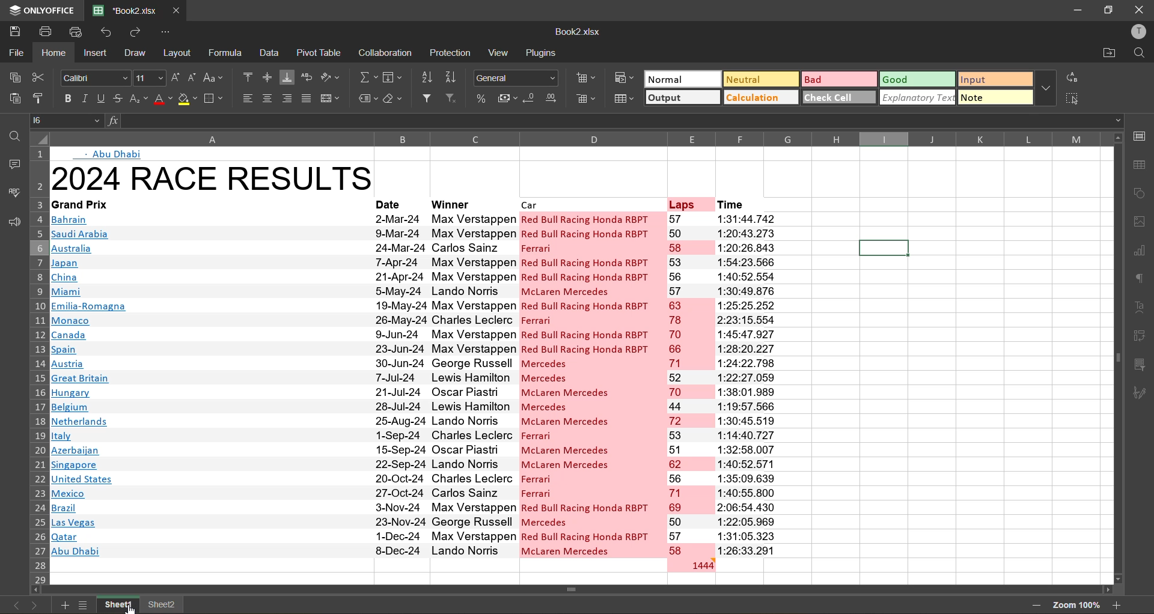 The width and height of the screenshot is (1154, 614). Describe the element at coordinates (194, 80) in the screenshot. I see `decrement size` at that location.